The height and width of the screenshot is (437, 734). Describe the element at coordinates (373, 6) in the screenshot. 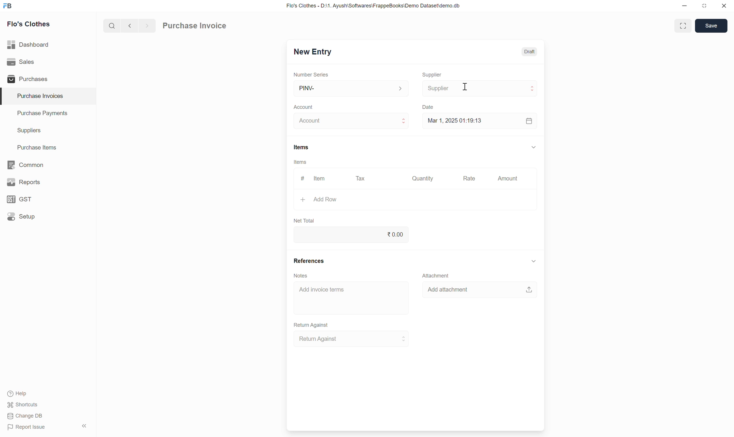

I see `Flo's Clothes - D:\1. Ayush\Softwares\FrappeBooks\Demo Dataset\demo.db` at that location.